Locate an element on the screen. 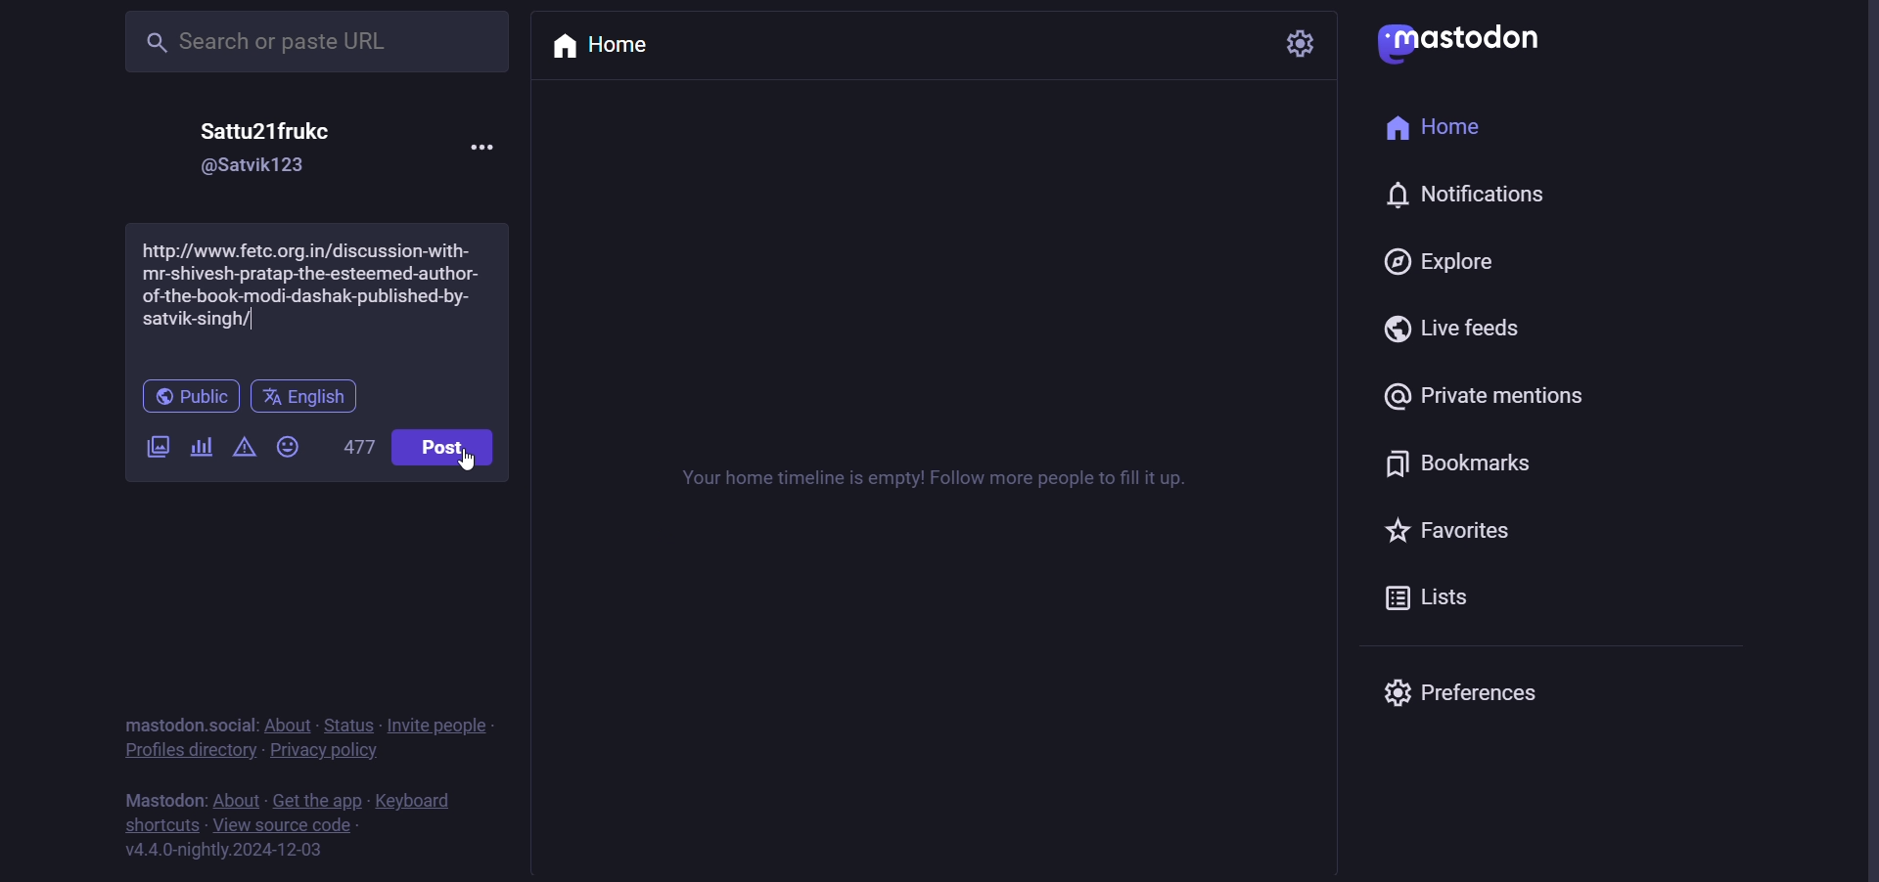 Image resolution: width=1879 pixels, height=882 pixels. home is located at coordinates (608, 47).